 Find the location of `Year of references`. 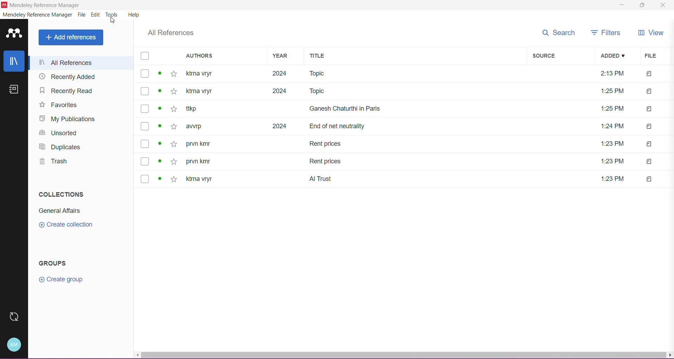

Year of references is located at coordinates (279, 72).